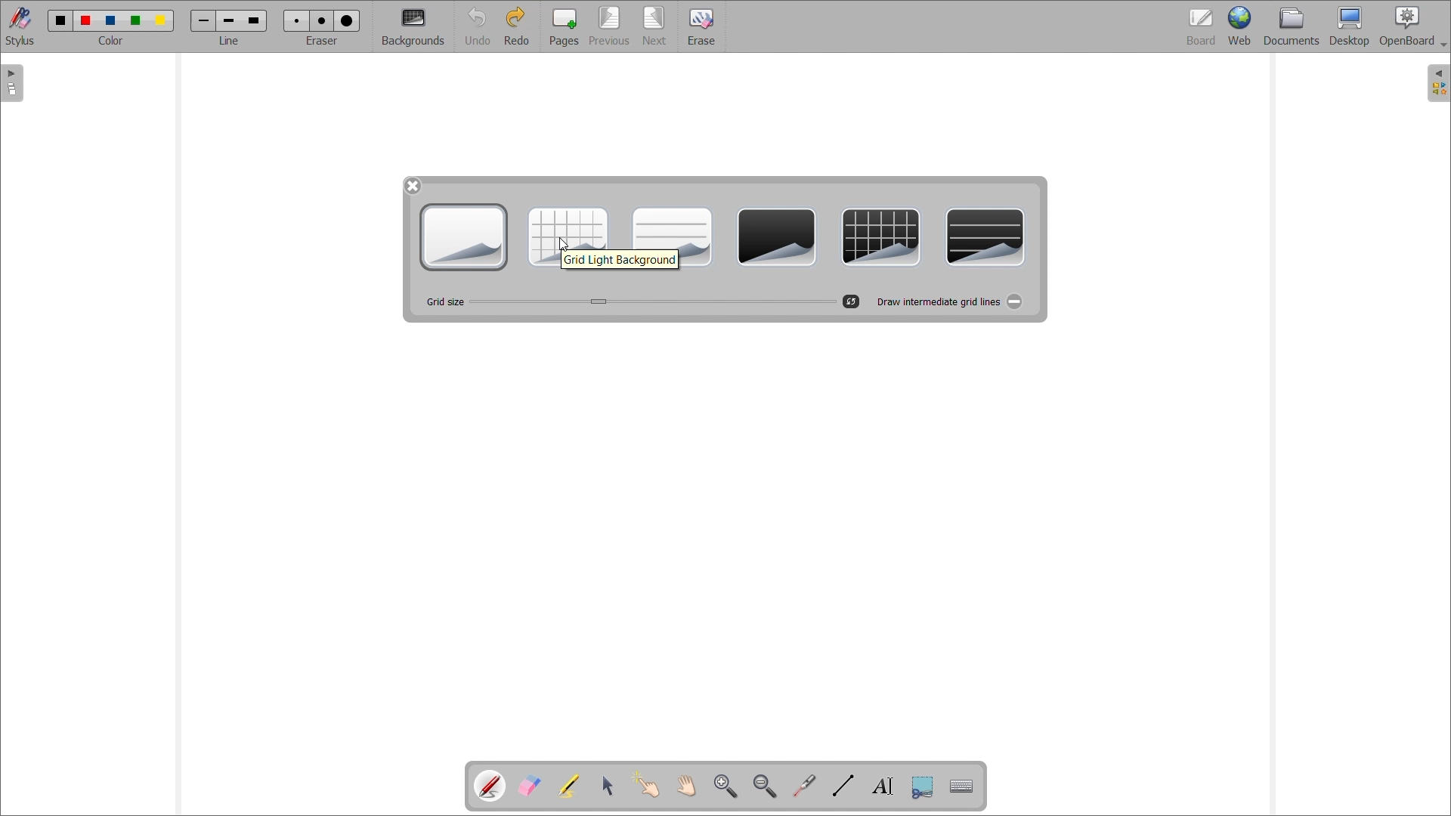 The width and height of the screenshot is (1451, 816). I want to click on Show documents, so click(1292, 26).